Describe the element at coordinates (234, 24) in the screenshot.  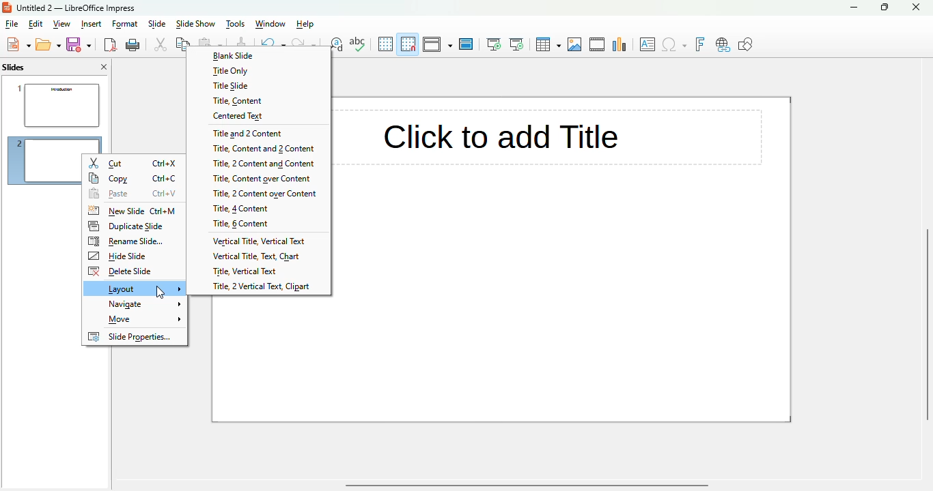
I see `tools` at that location.